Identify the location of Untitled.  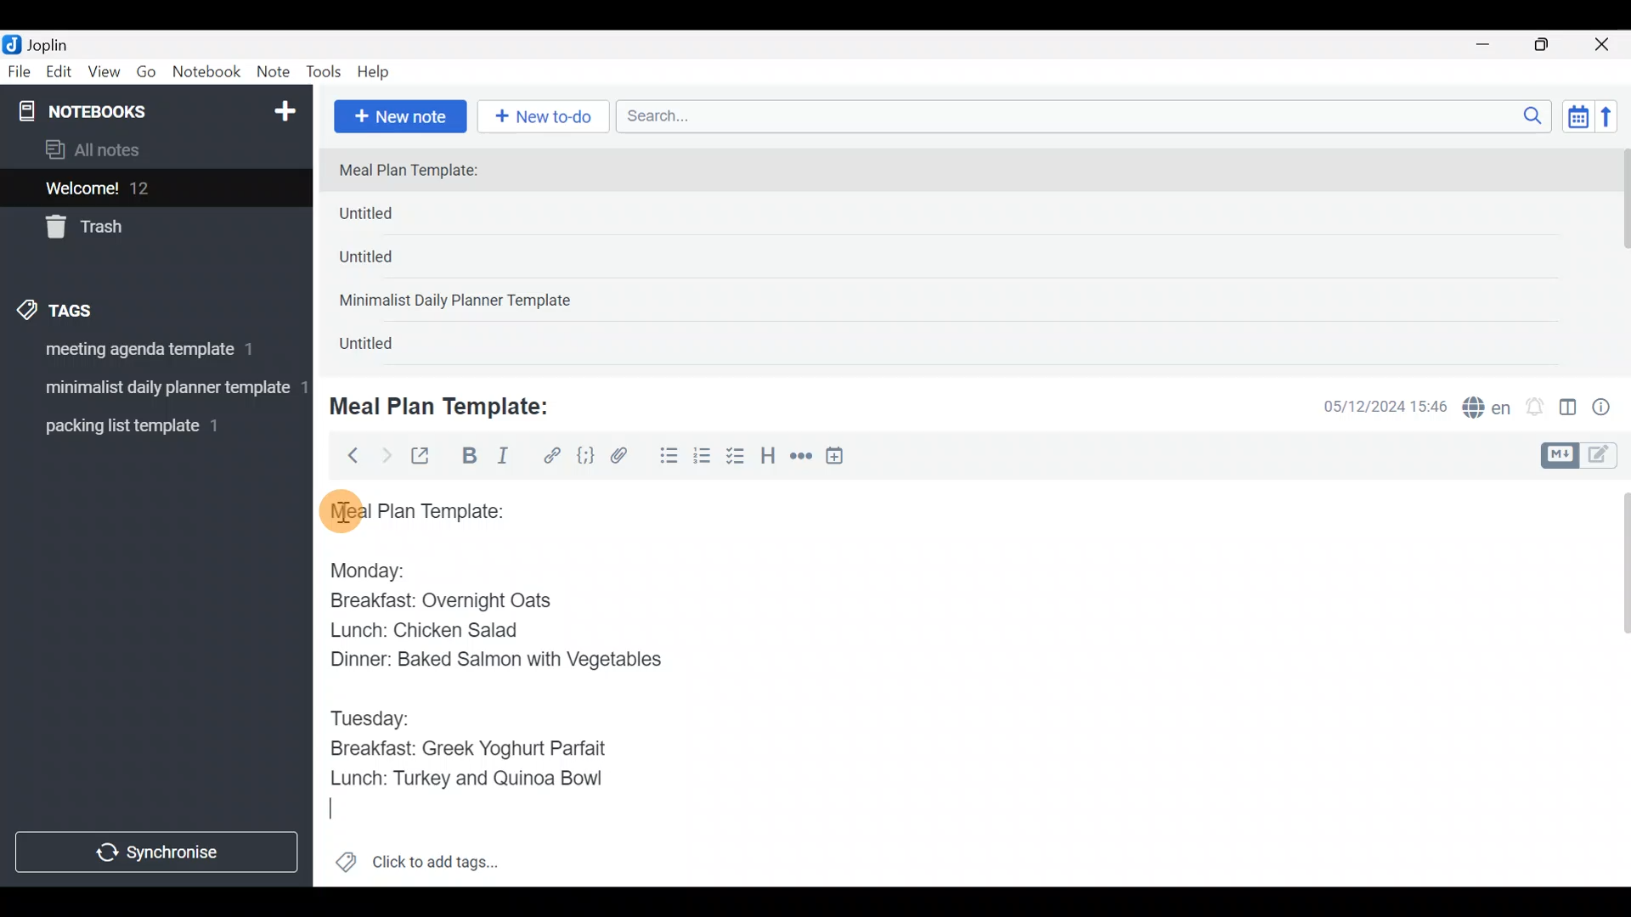
(389, 262).